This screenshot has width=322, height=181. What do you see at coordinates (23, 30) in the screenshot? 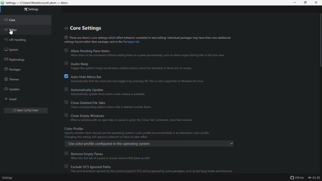
I see `editor` at bounding box center [23, 30].